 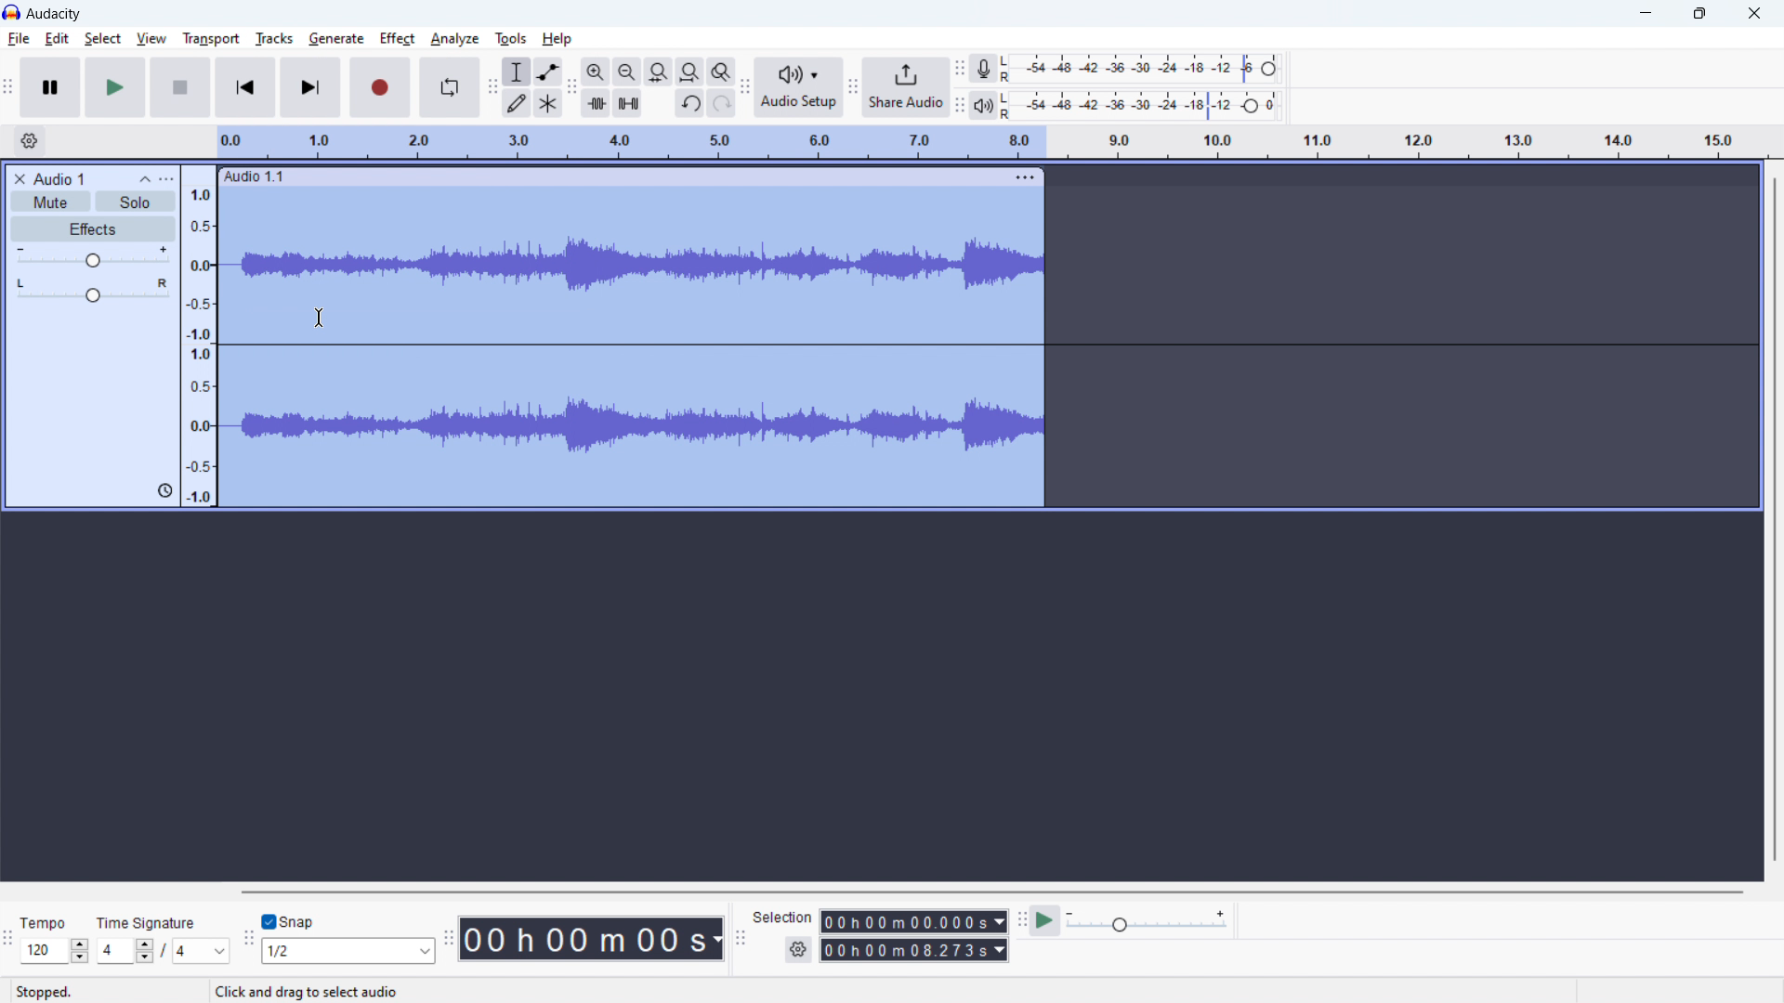 What do you see at coordinates (150, 924) in the screenshot?
I see `TIme signature` at bounding box center [150, 924].